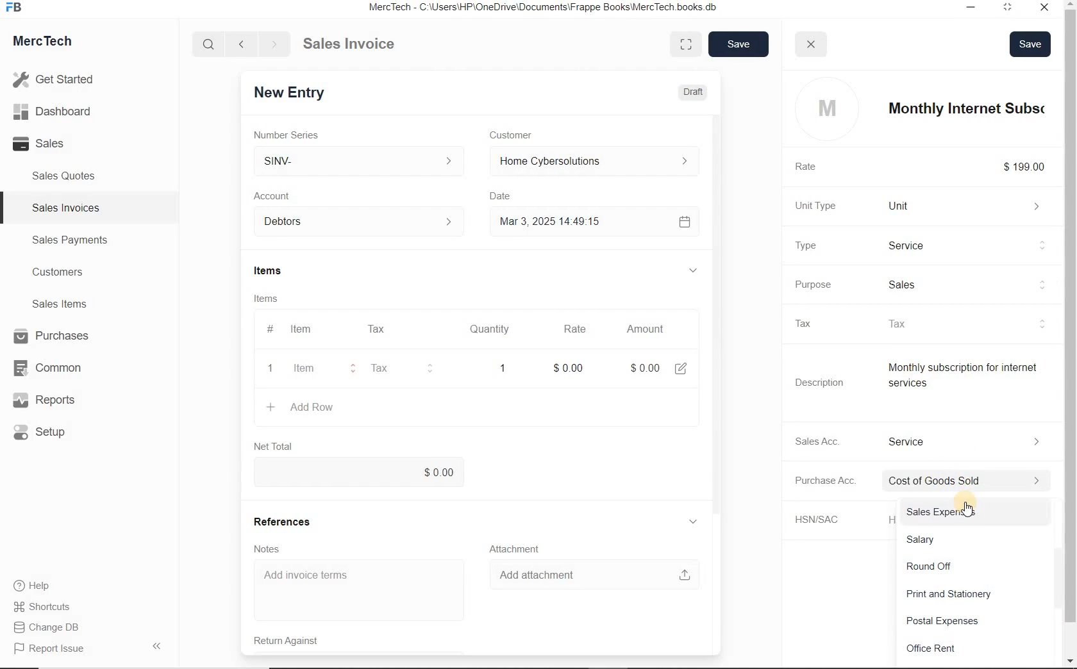  I want to click on Return Against, so click(301, 640).